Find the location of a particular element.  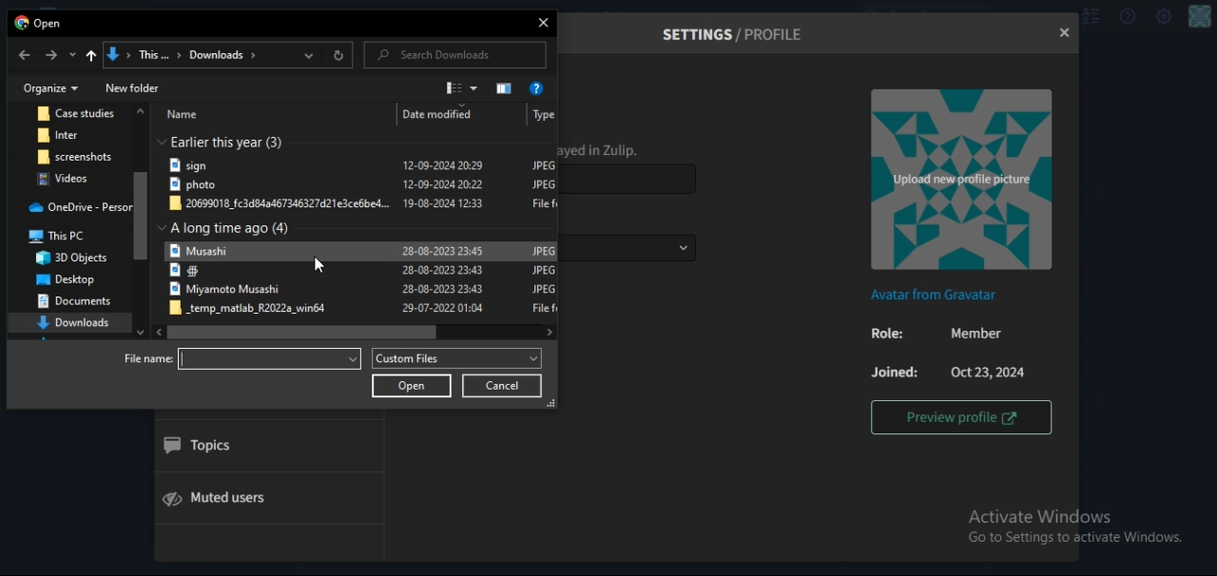

location is located at coordinates (198, 56).